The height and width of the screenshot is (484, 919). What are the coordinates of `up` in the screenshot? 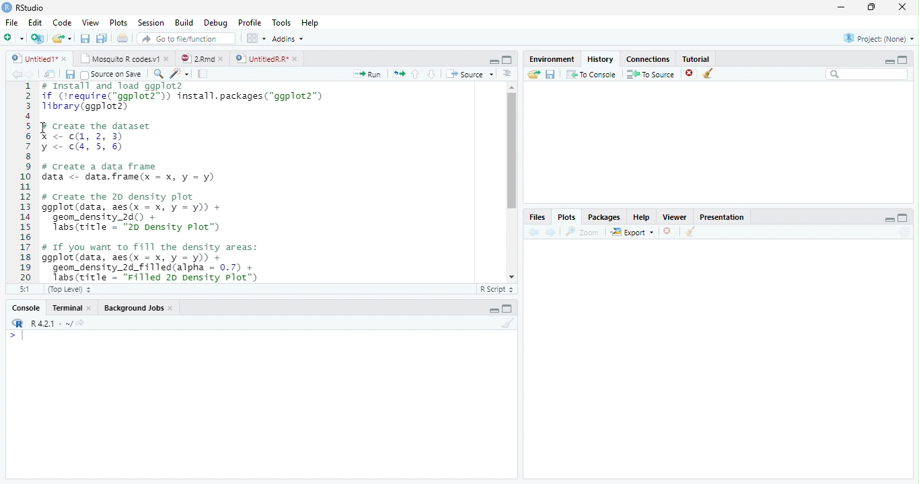 It's located at (416, 74).